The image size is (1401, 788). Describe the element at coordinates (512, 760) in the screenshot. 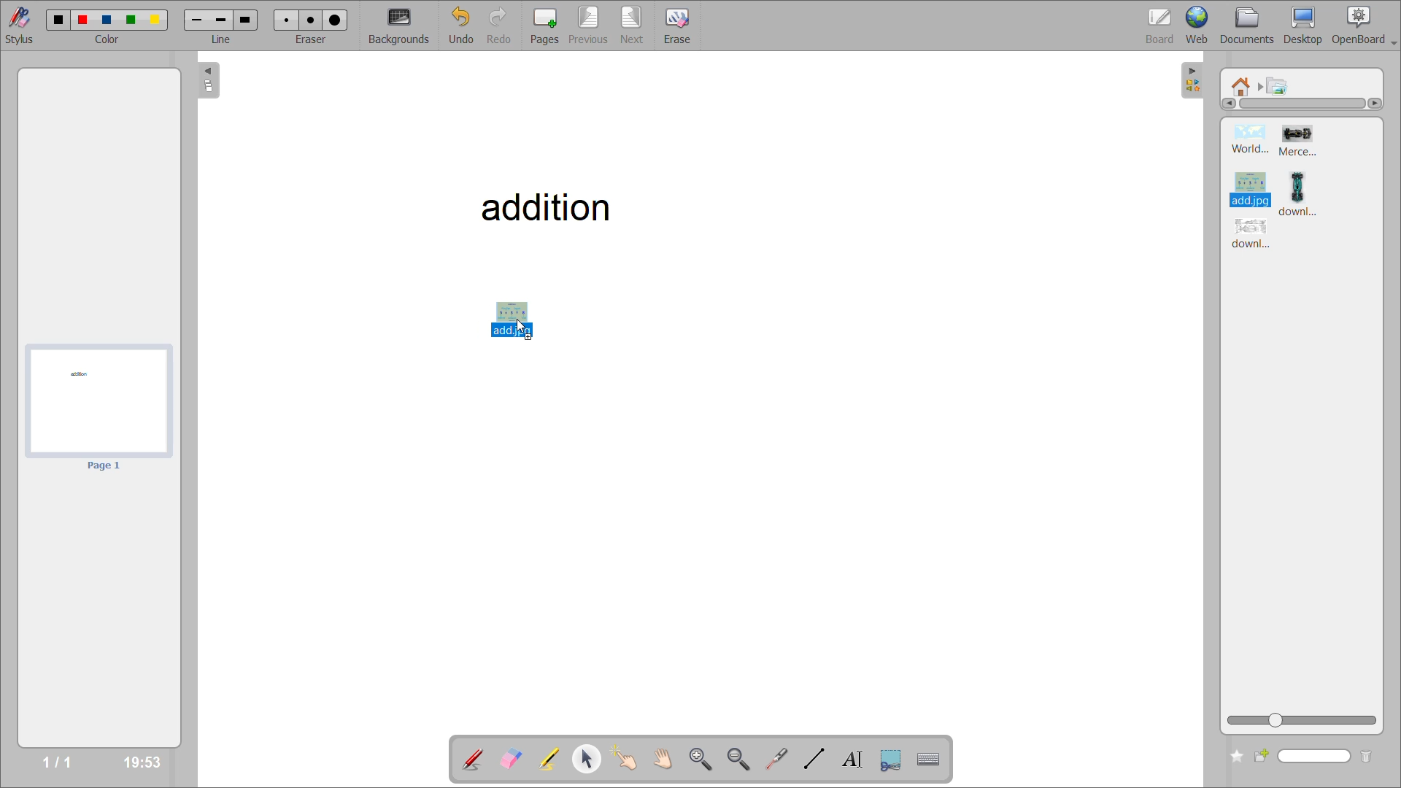

I see `erase annotation` at that location.